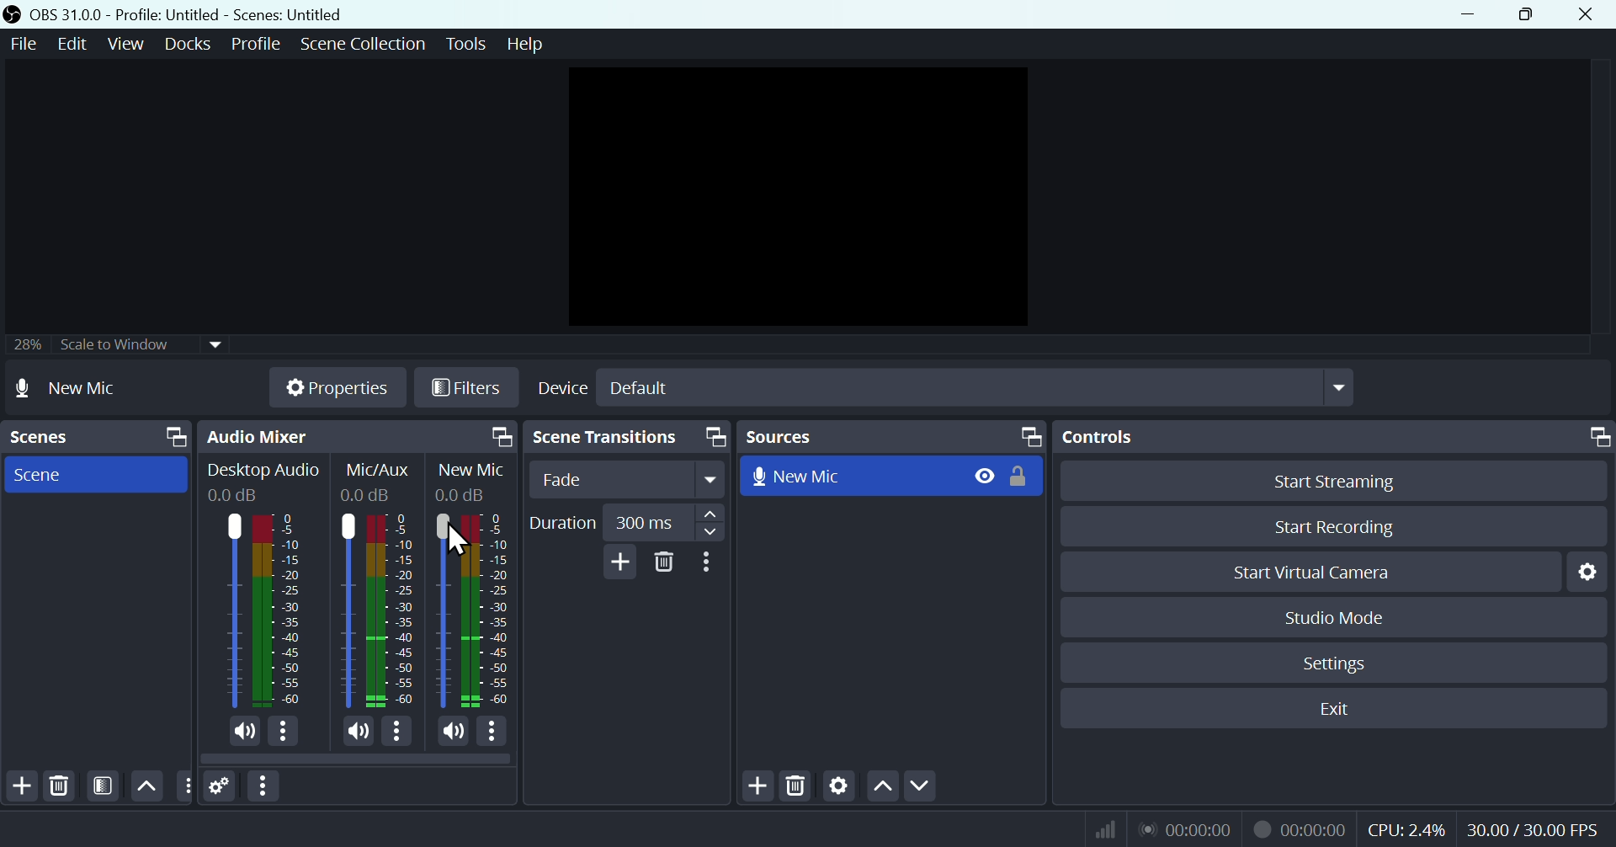 This screenshot has height=847, width=1616. I want to click on Mic/Aux, so click(391, 610).